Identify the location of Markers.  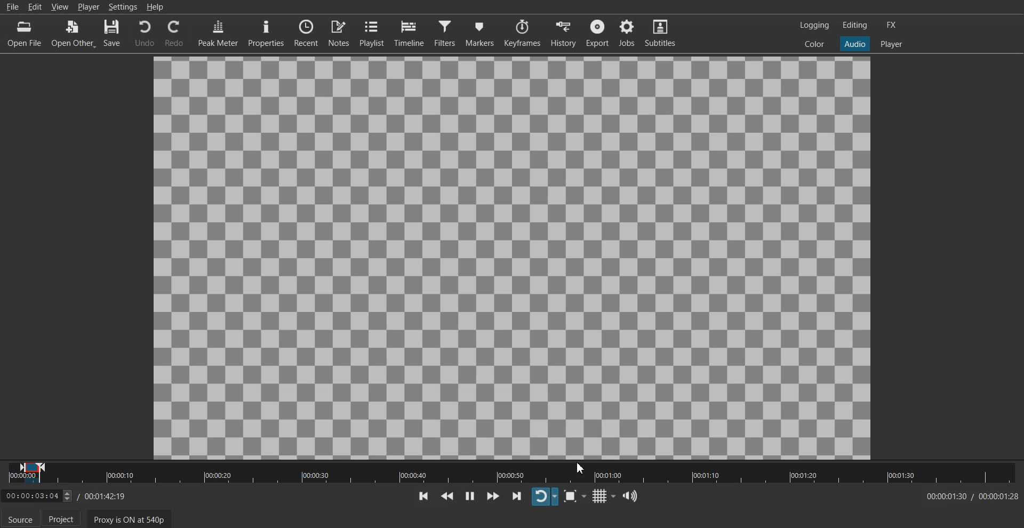
(479, 33).